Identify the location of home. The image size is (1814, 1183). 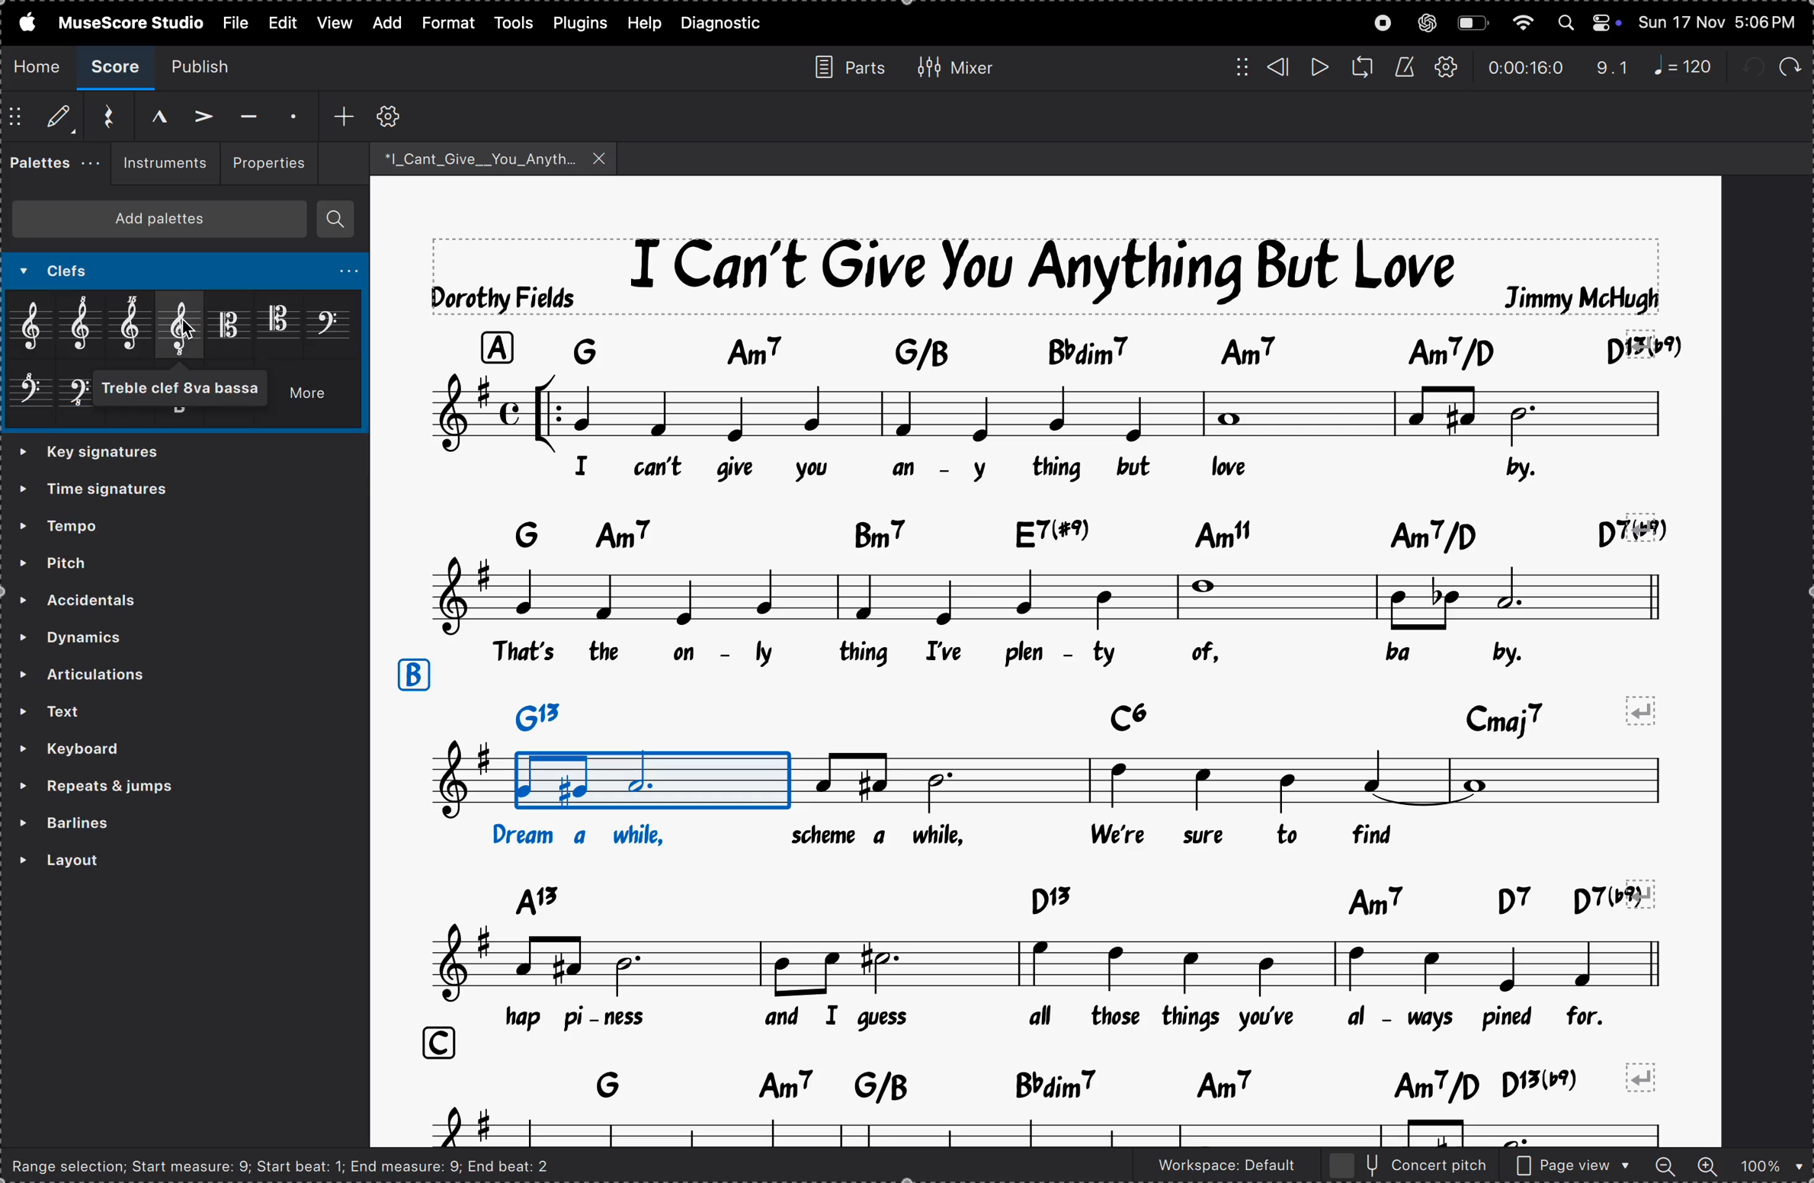
(38, 66).